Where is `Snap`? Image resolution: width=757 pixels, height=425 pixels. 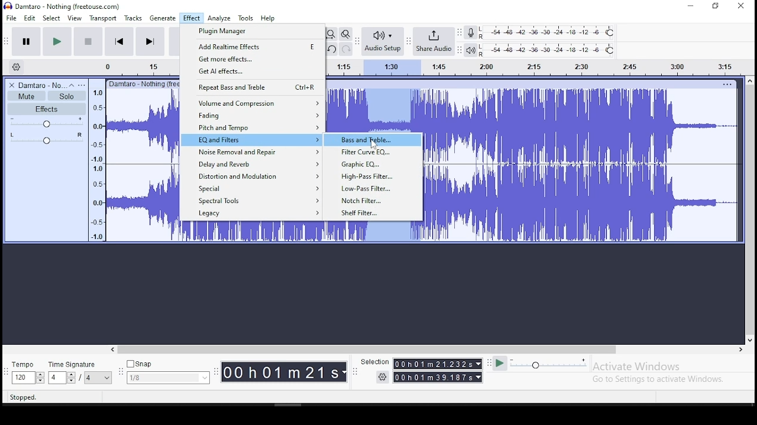
Snap is located at coordinates (168, 364).